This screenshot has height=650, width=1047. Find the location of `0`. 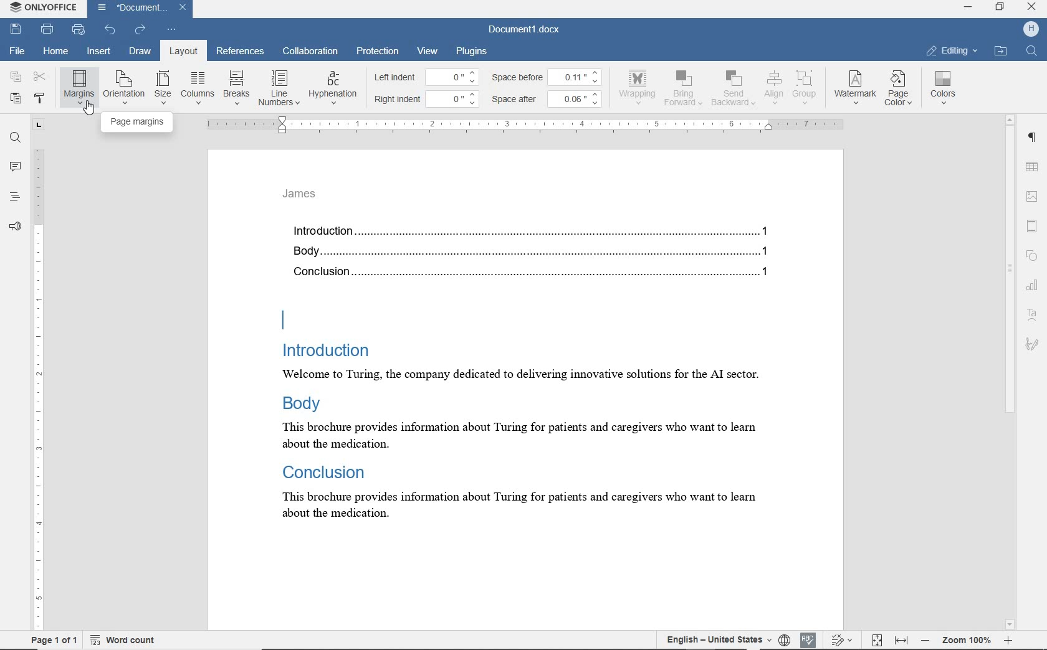

0 is located at coordinates (453, 77).